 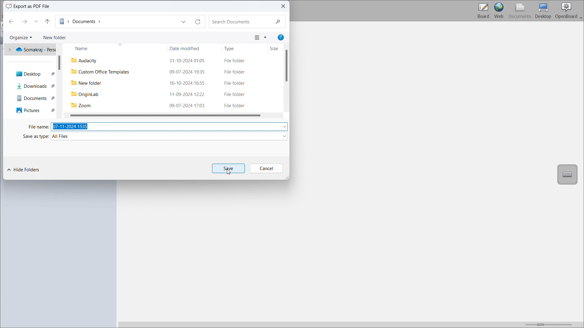 What do you see at coordinates (266, 168) in the screenshot?
I see `cancel` at bounding box center [266, 168].